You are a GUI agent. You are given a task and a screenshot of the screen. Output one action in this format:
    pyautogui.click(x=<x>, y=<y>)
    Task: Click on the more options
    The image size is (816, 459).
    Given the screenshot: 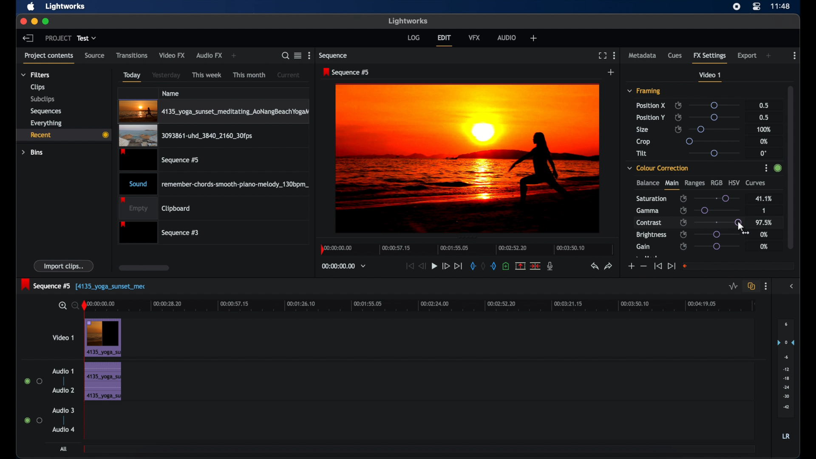 What is the action you would take?
    pyautogui.click(x=614, y=55)
    